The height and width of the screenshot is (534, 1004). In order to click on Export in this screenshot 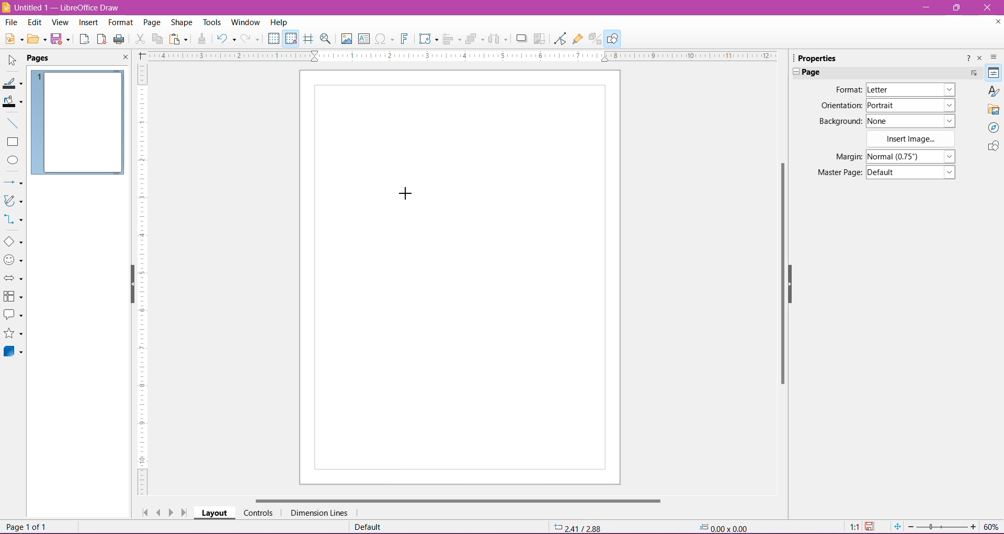, I will do `click(84, 40)`.